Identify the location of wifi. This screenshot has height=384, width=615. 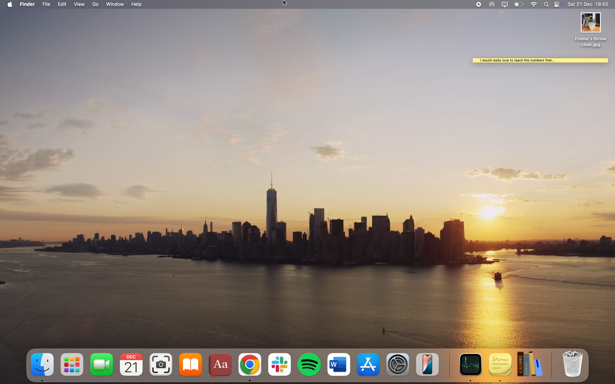
(533, 4).